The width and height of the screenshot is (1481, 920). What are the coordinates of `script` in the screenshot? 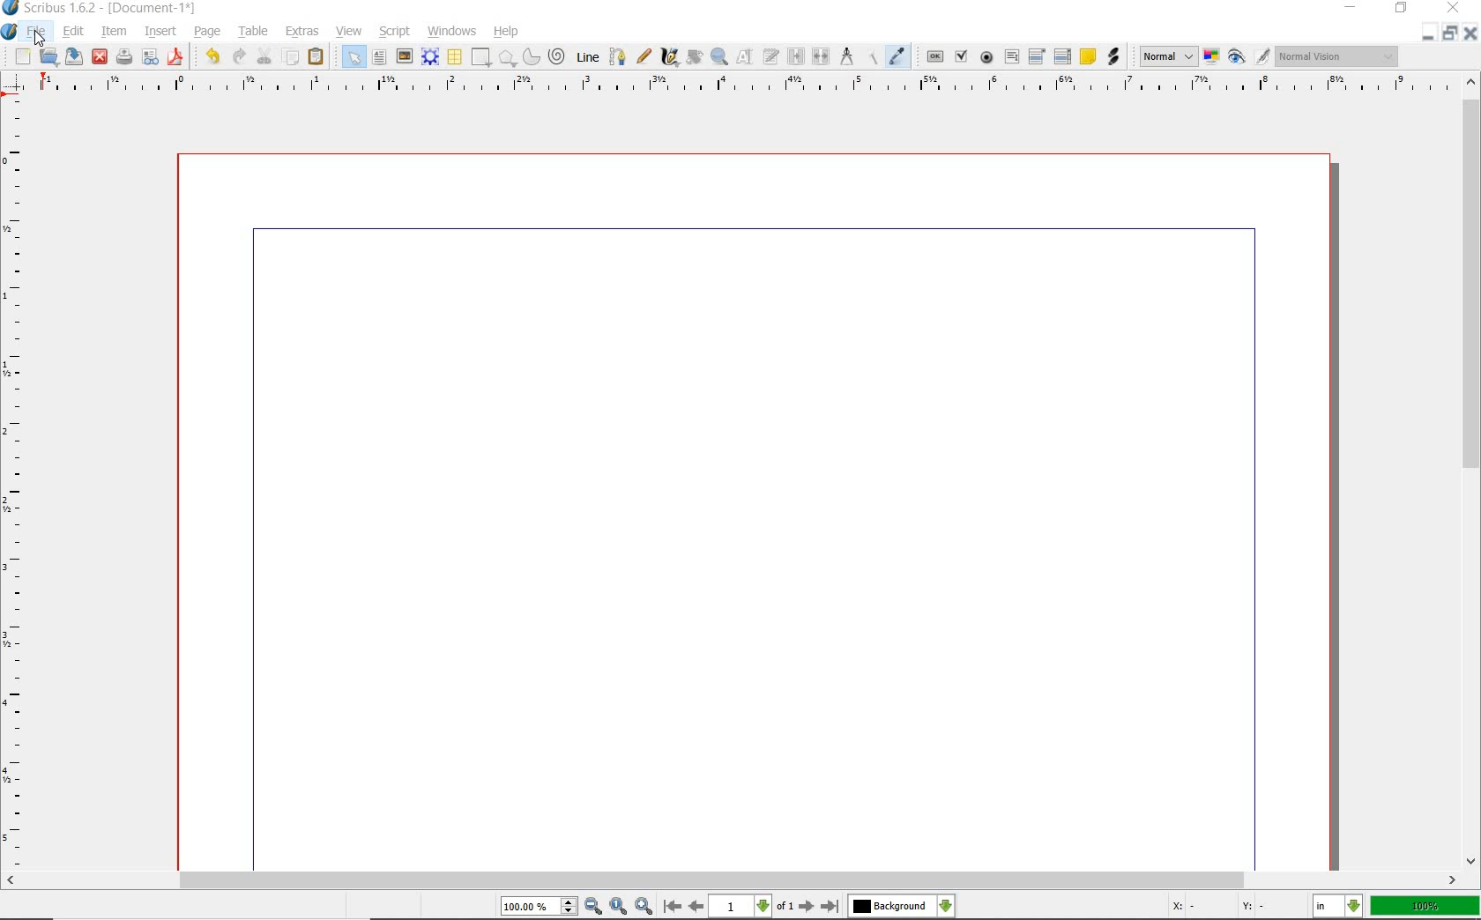 It's located at (398, 32).